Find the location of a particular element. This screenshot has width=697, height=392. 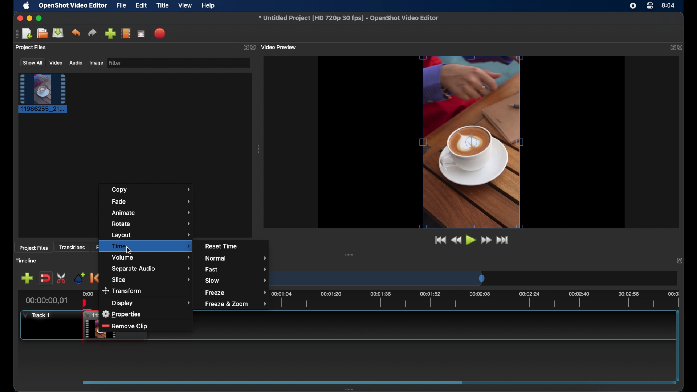

save project is located at coordinates (58, 33).